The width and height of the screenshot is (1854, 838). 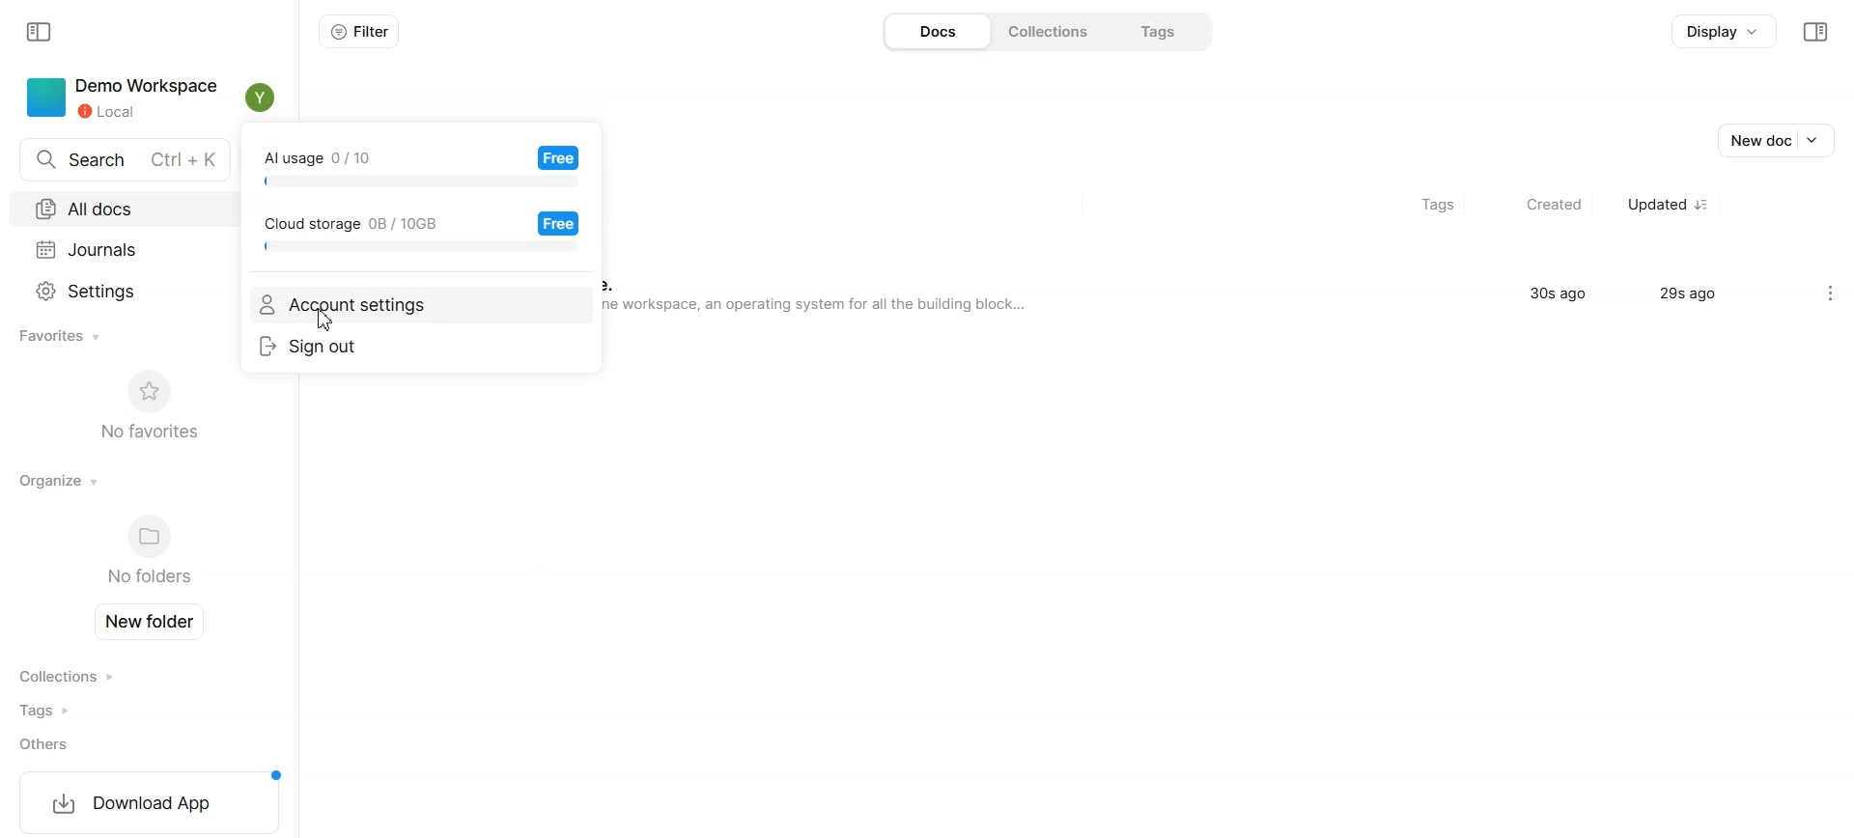 What do you see at coordinates (119, 98) in the screenshot?
I see `Demo Workspace` at bounding box center [119, 98].